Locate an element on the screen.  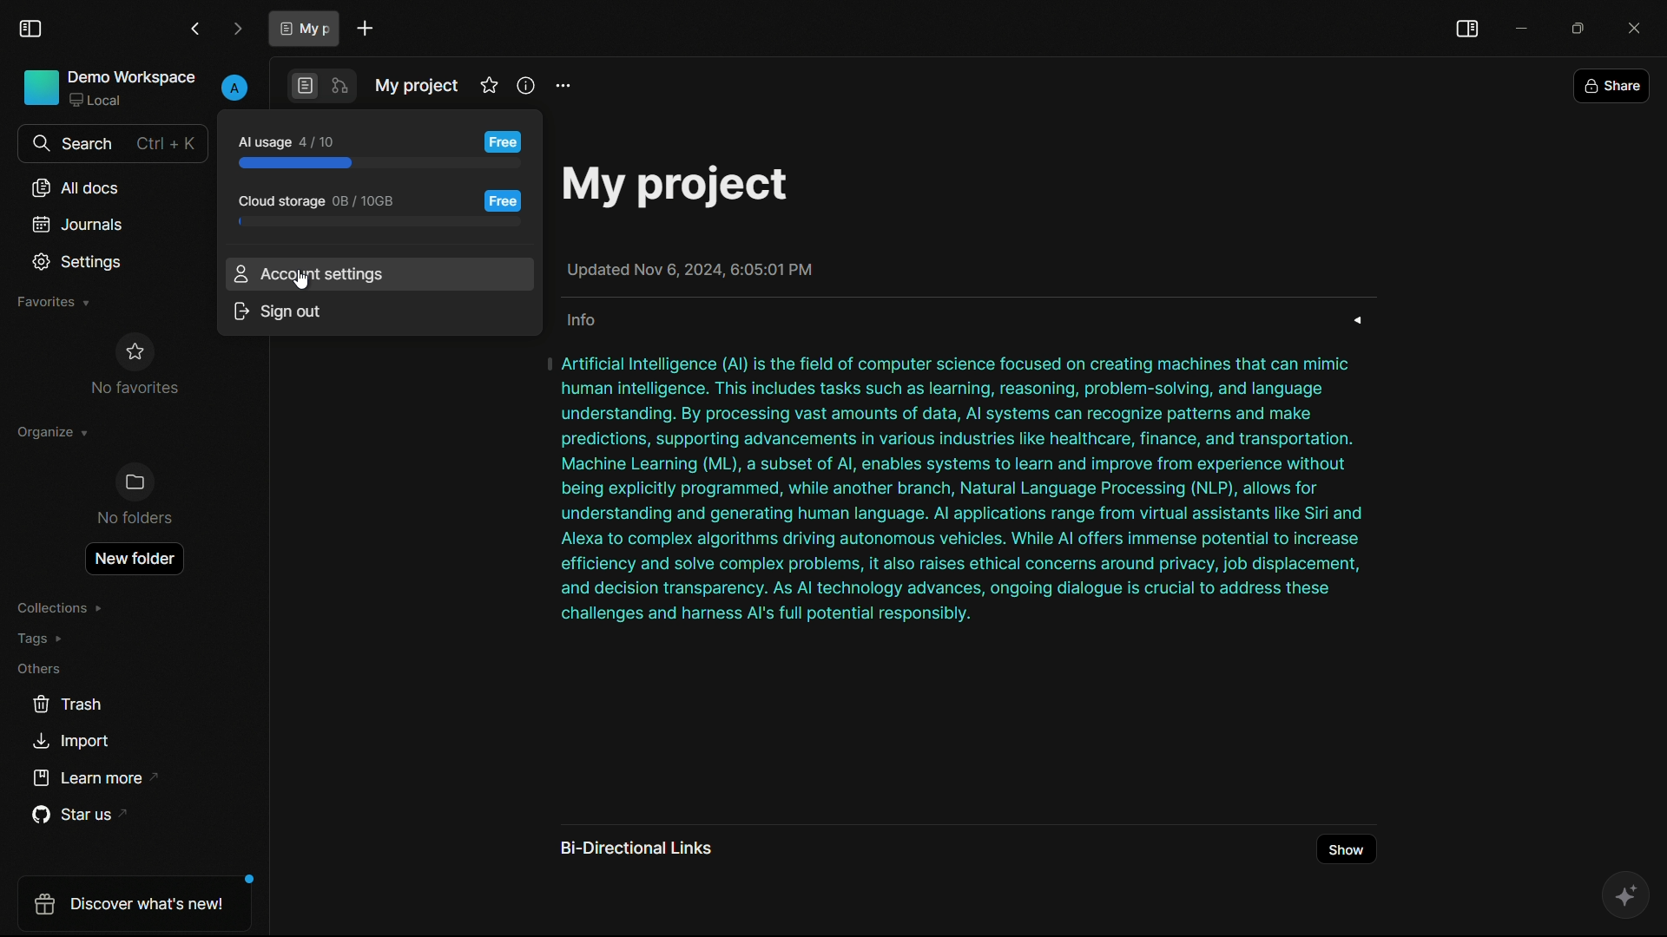
maximize or restore is located at coordinates (1583, 27).